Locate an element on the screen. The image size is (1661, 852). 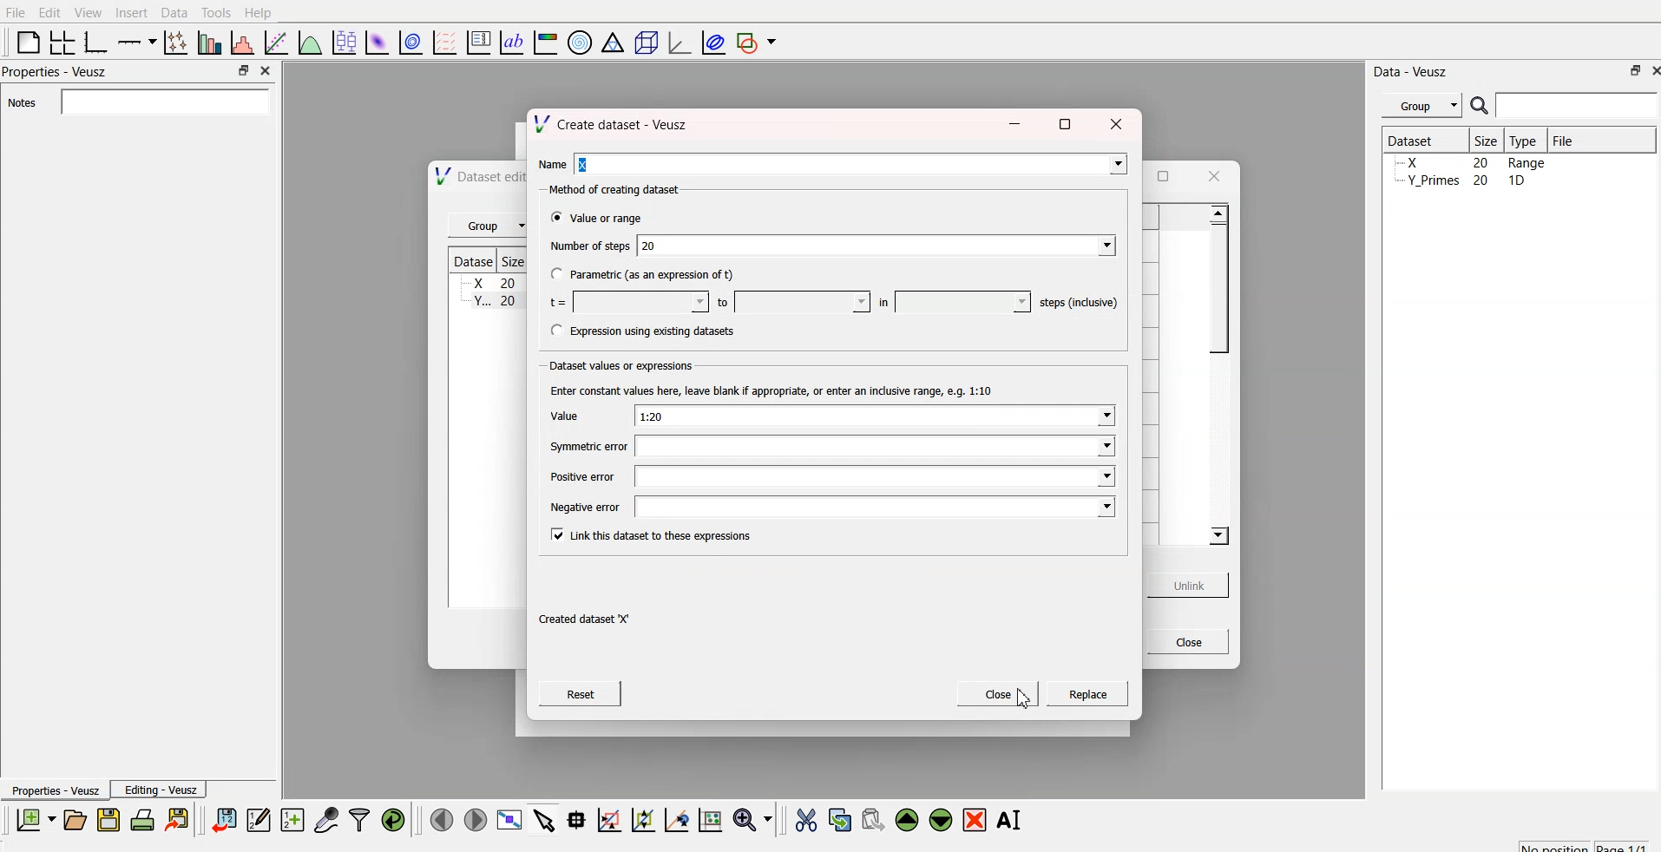
zoom menu is located at coordinates (752, 819).